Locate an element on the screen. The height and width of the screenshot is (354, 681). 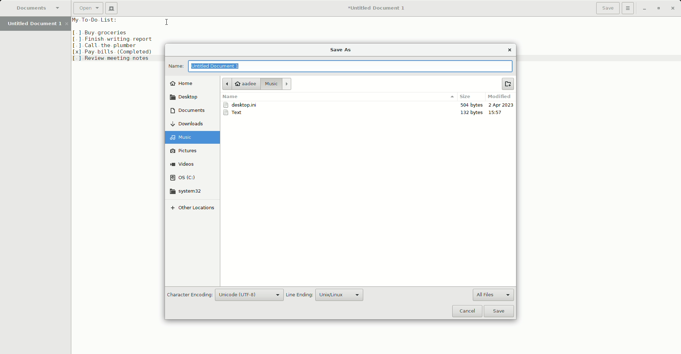
All files is located at coordinates (493, 295).